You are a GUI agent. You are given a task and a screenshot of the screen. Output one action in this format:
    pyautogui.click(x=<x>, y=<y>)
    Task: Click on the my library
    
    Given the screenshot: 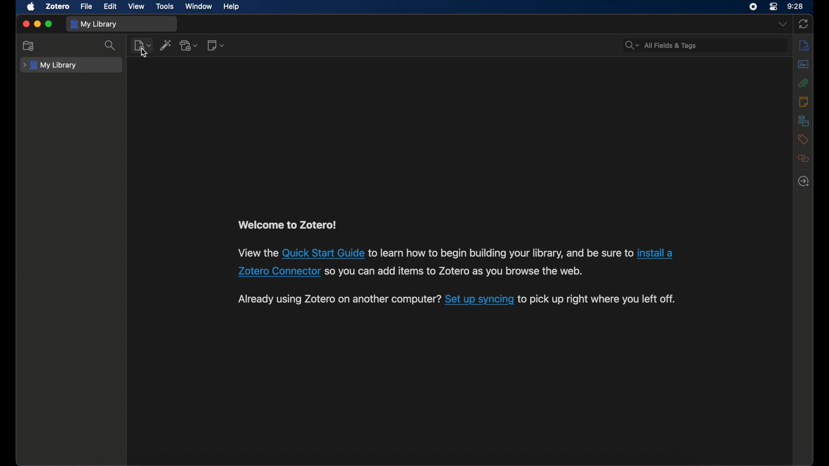 What is the action you would take?
    pyautogui.click(x=51, y=65)
    